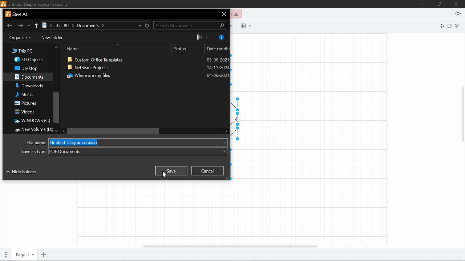  What do you see at coordinates (22, 50) in the screenshot?
I see `This PC` at bounding box center [22, 50].